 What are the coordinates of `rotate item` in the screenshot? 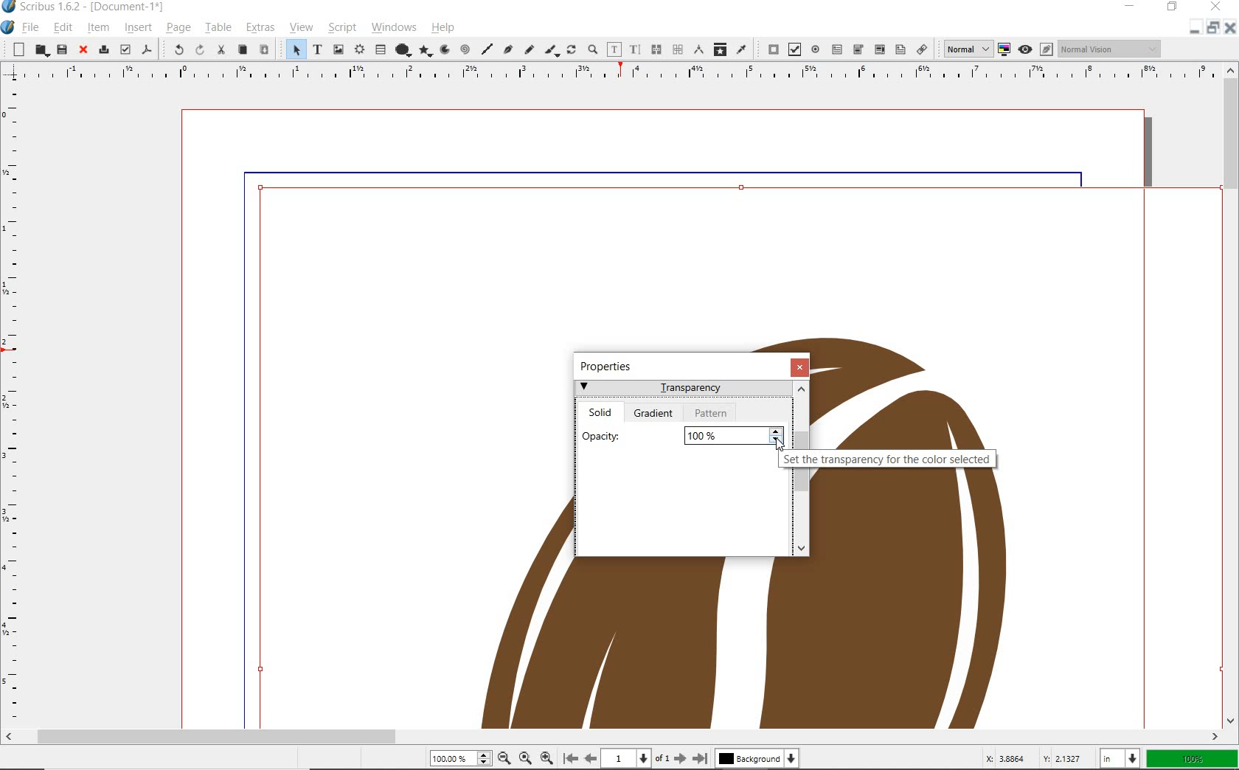 It's located at (572, 49).